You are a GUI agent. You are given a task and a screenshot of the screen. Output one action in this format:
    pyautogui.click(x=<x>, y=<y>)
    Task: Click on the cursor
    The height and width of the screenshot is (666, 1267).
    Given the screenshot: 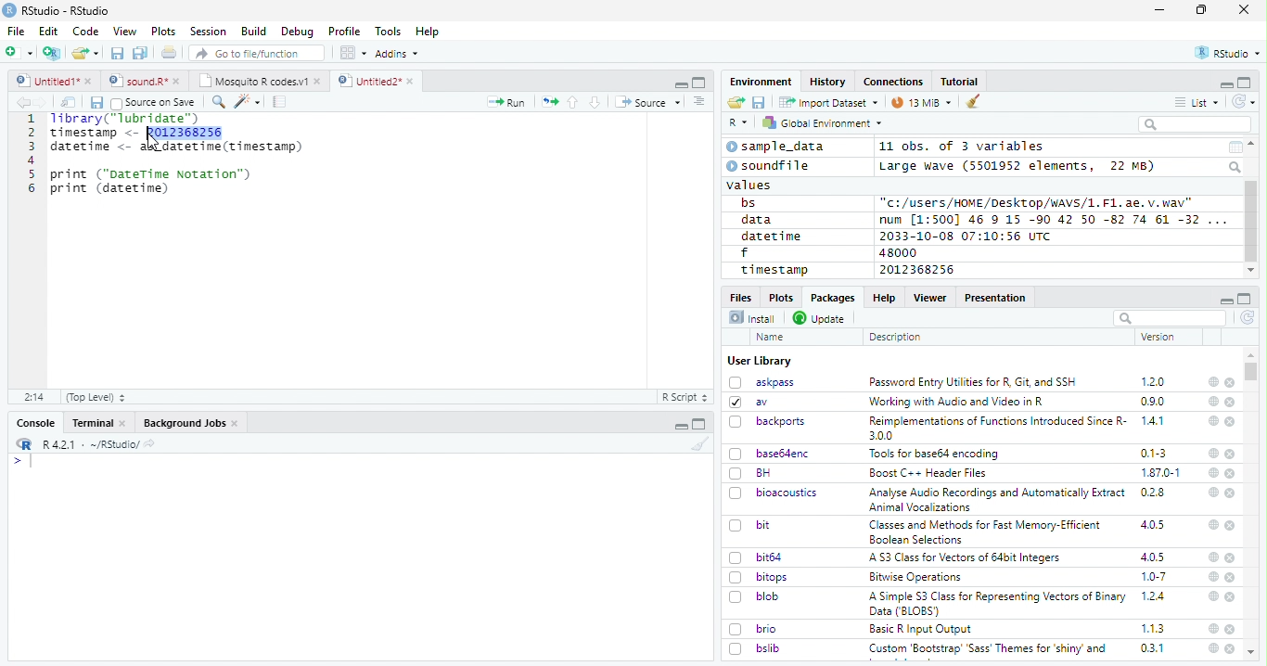 What is the action you would take?
    pyautogui.click(x=155, y=142)
    